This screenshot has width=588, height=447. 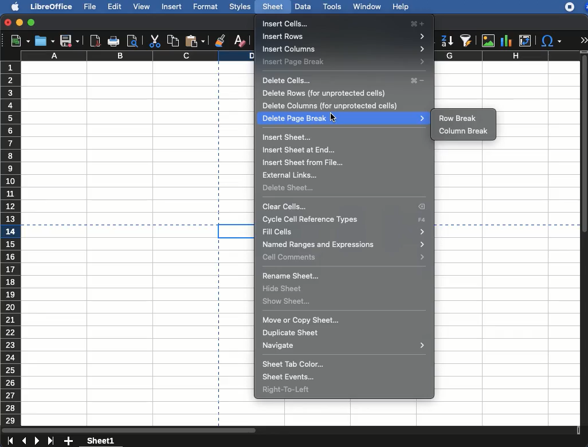 What do you see at coordinates (89, 6) in the screenshot?
I see `file` at bounding box center [89, 6].